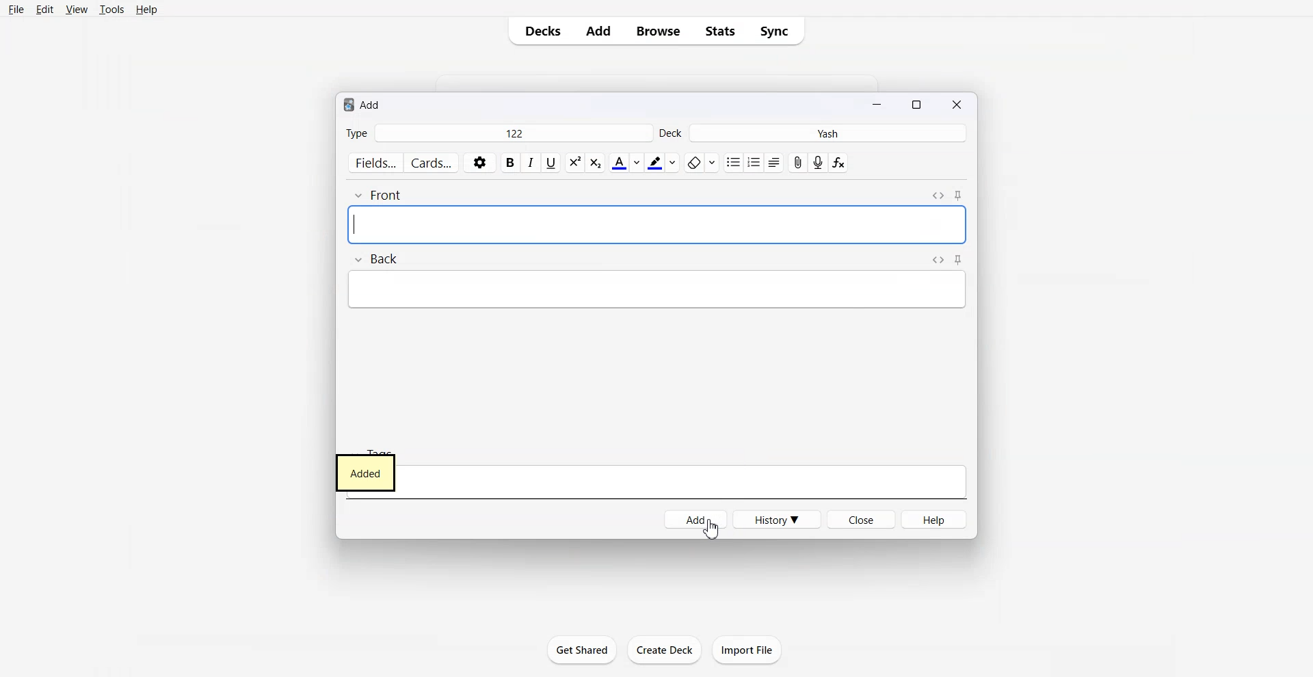 This screenshot has width=1313, height=677. Describe the element at coordinates (551, 163) in the screenshot. I see `Underline` at that location.